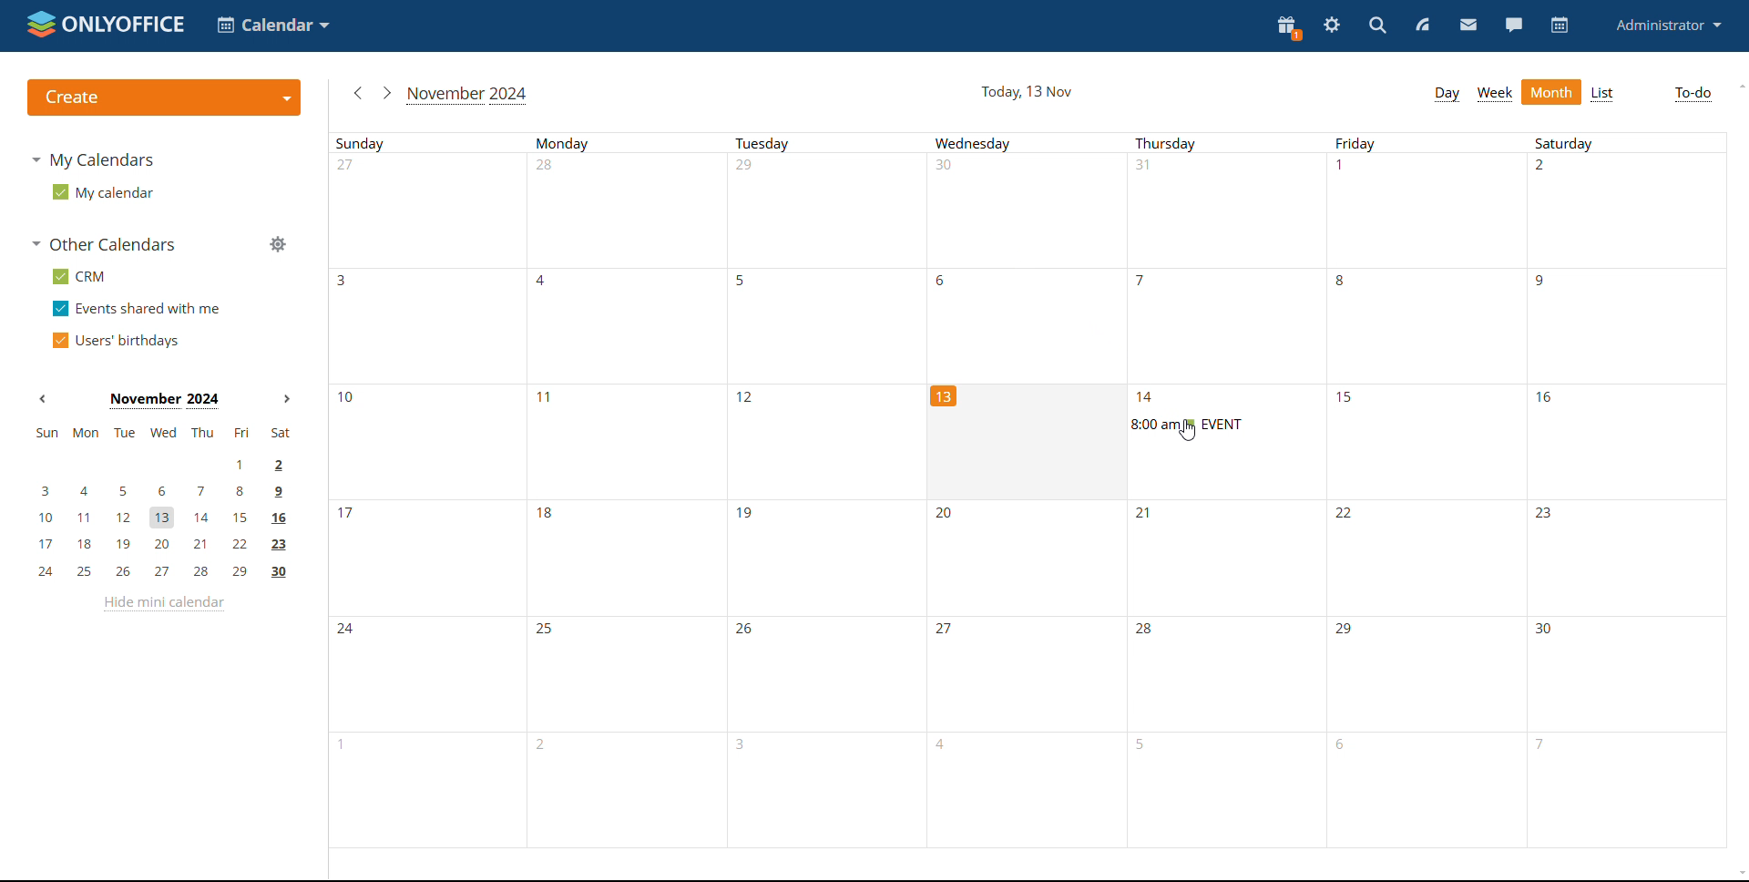 Image resolution: width=1749 pixels, height=882 pixels. Describe the element at coordinates (1496, 94) in the screenshot. I see `week view` at that location.